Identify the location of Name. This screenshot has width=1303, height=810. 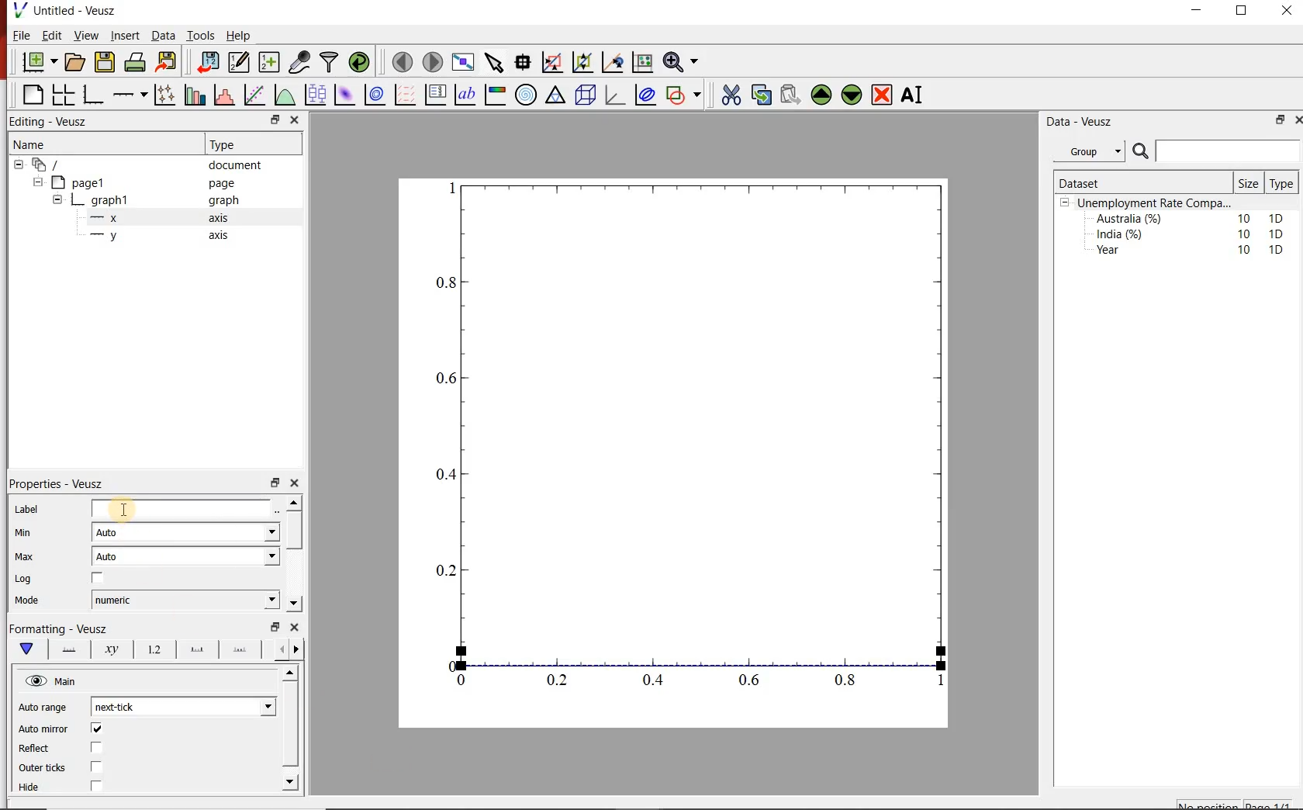
(98, 143).